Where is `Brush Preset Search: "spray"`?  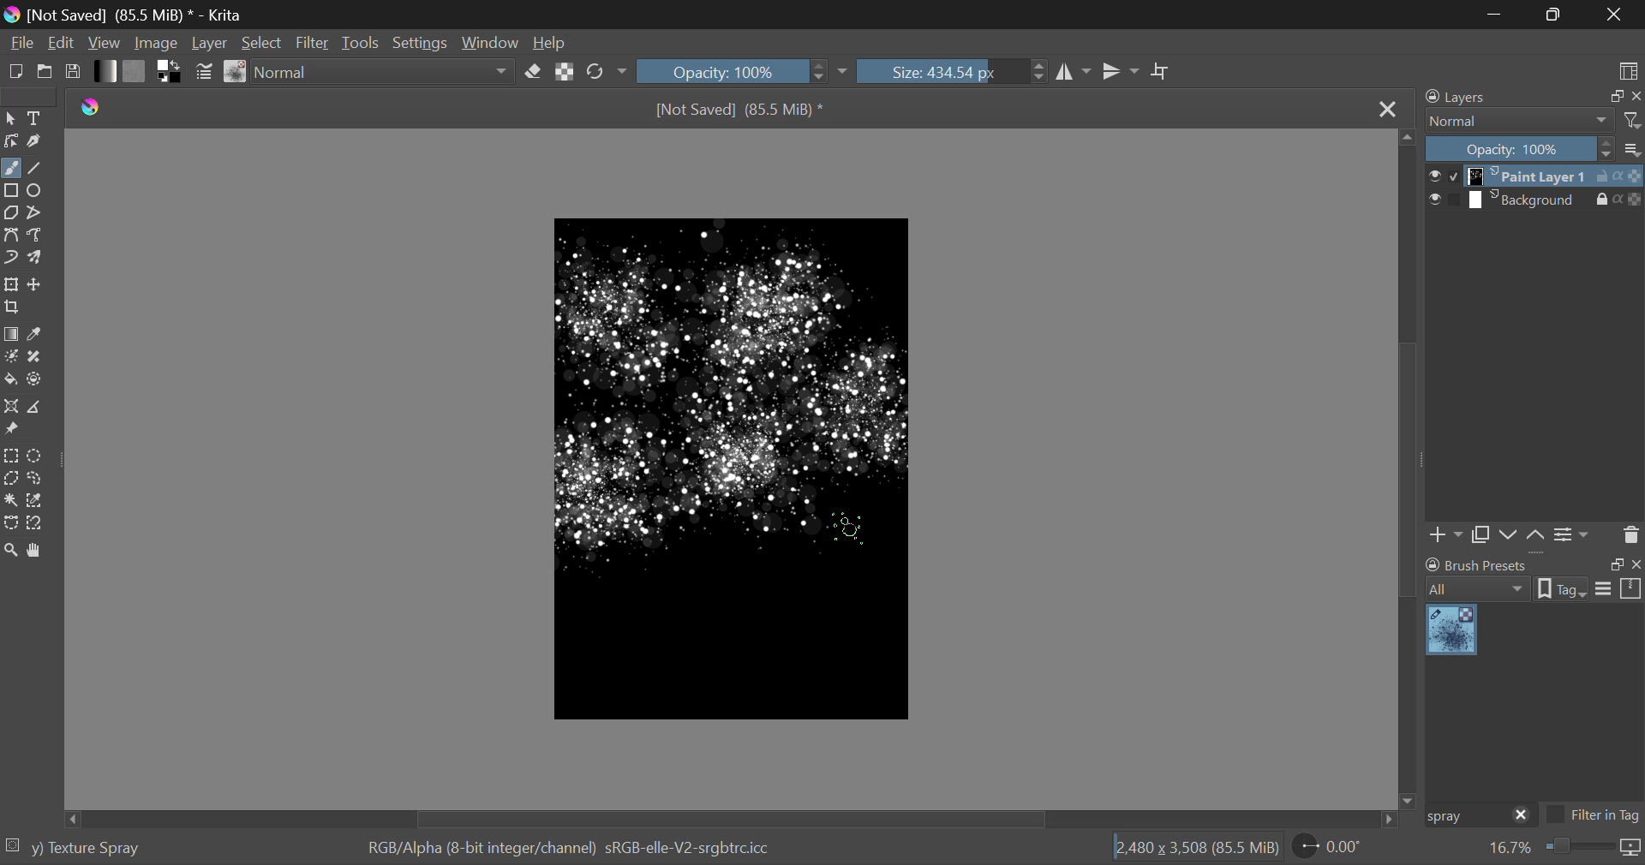
Brush Preset Search: "spray" is located at coordinates (1464, 816).